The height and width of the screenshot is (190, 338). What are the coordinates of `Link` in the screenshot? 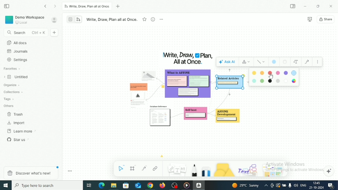 It's located at (155, 168).